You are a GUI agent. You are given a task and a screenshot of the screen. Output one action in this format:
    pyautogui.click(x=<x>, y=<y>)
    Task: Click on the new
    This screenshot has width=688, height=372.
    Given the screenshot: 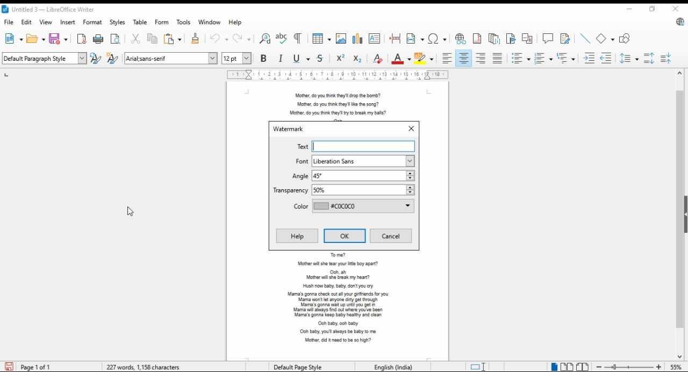 What is the action you would take?
    pyautogui.click(x=13, y=39)
    